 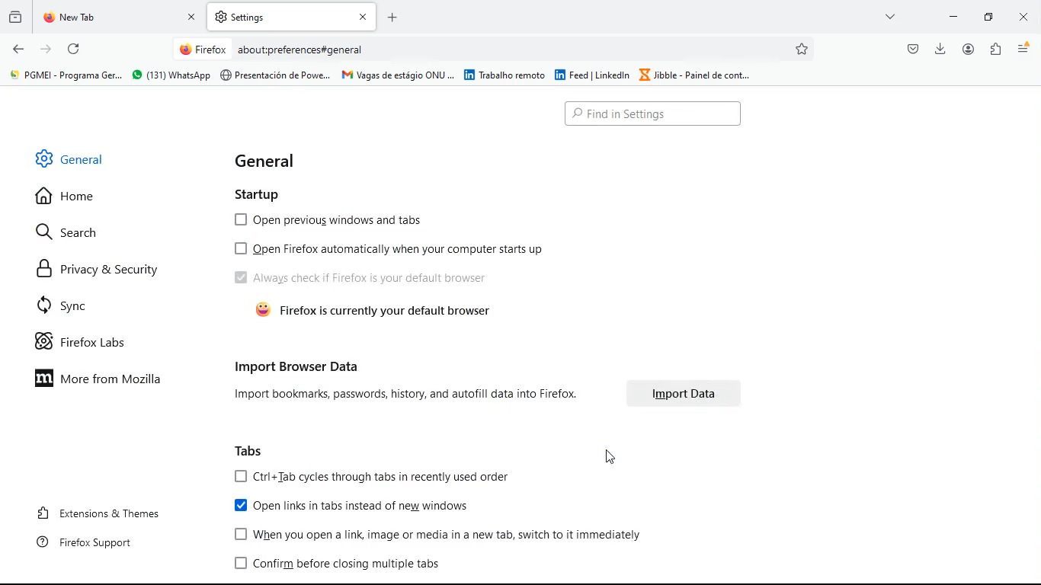 What do you see at coordinates (370, 308) in the screenshot?
I see `& Firefox is currently your default browser` at bounding box center [370, 308].